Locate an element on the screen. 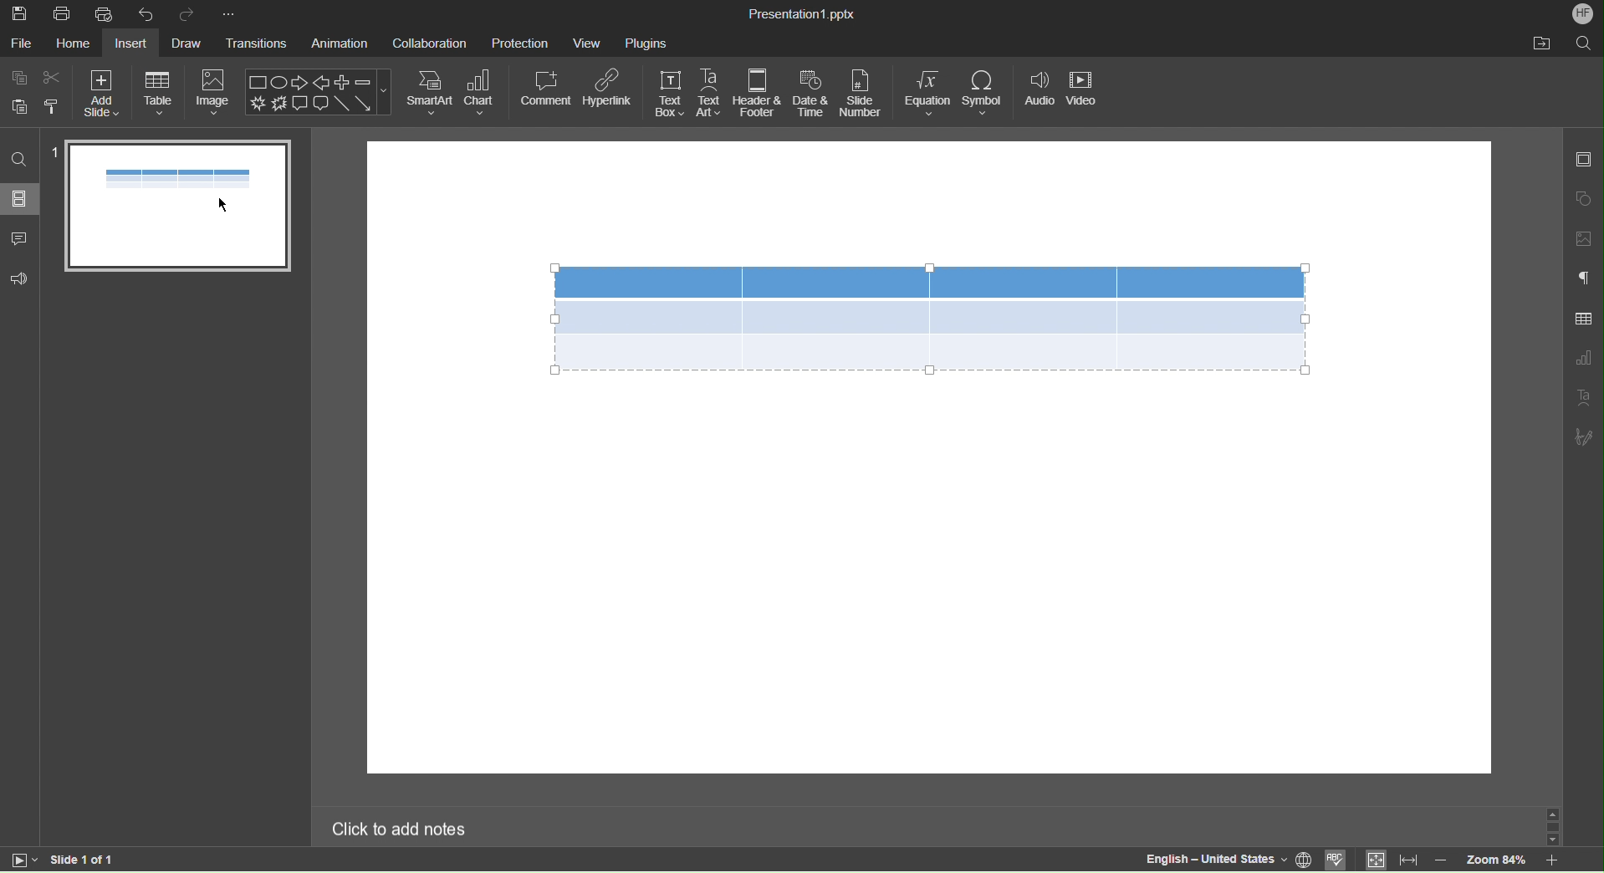 The image size is (1604, 873). Chart is located at coordinates (483, 92).